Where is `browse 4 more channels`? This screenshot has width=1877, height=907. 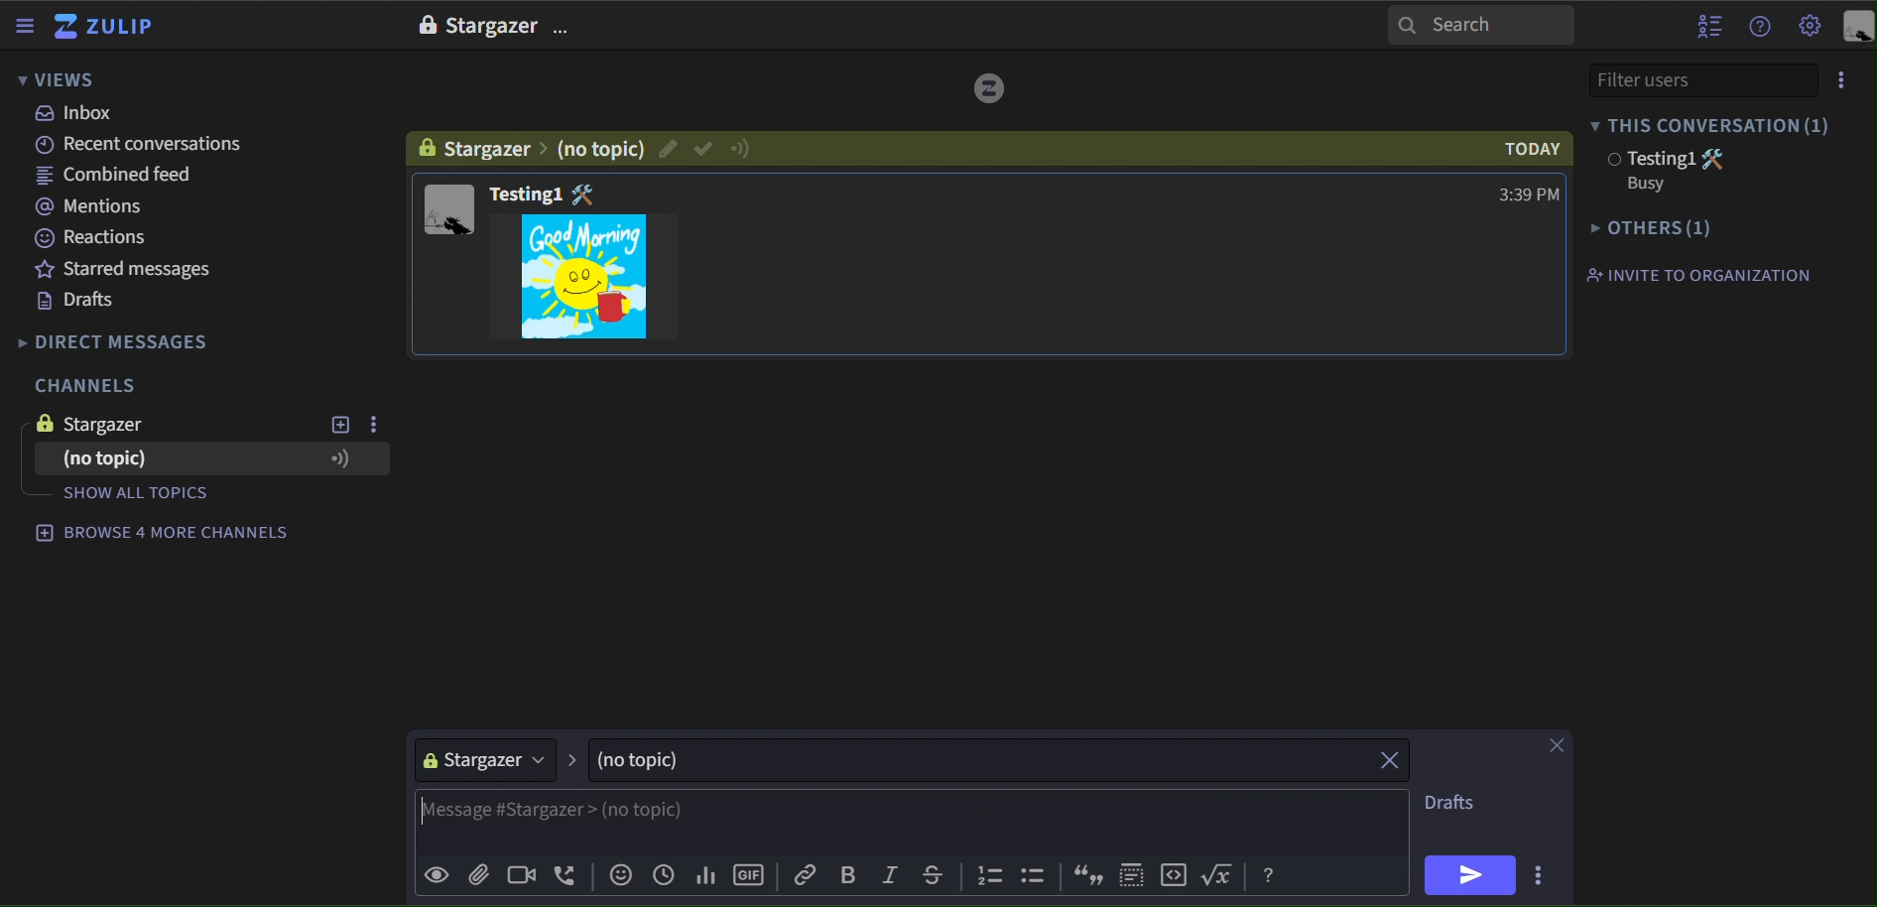
browse 4 more channels is located at coordinates (158, 535).